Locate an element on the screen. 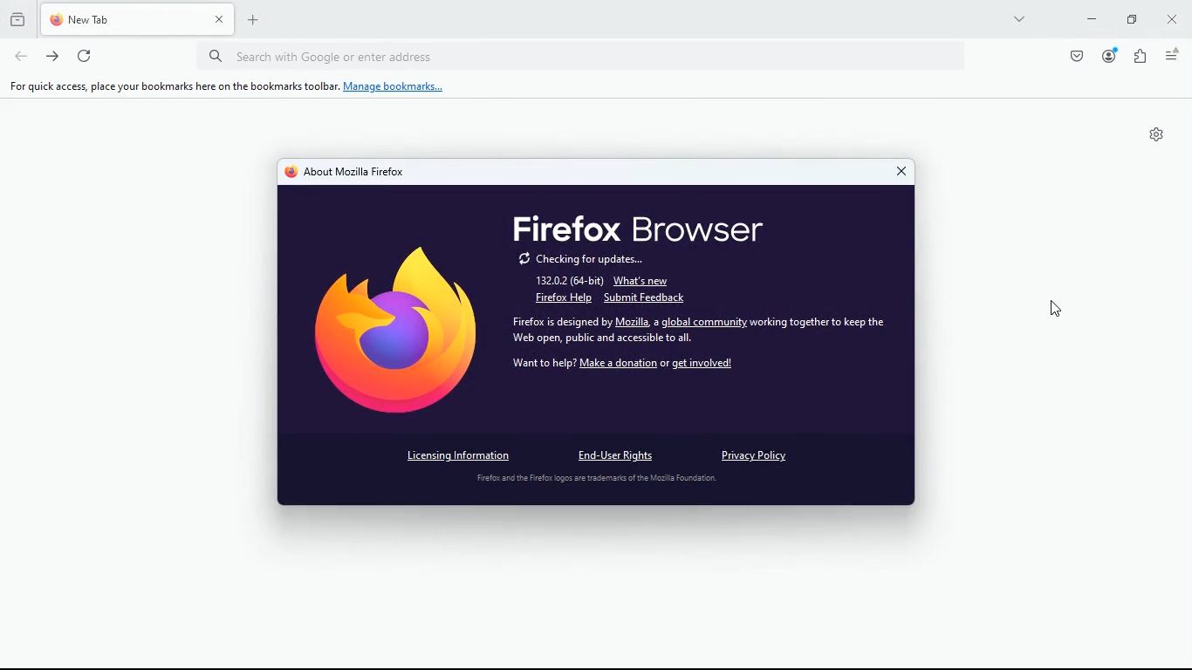 The height and width of the screenshot is (670, 1192). 132.0.2 (64-bit) is located at coordinates (570, 279).